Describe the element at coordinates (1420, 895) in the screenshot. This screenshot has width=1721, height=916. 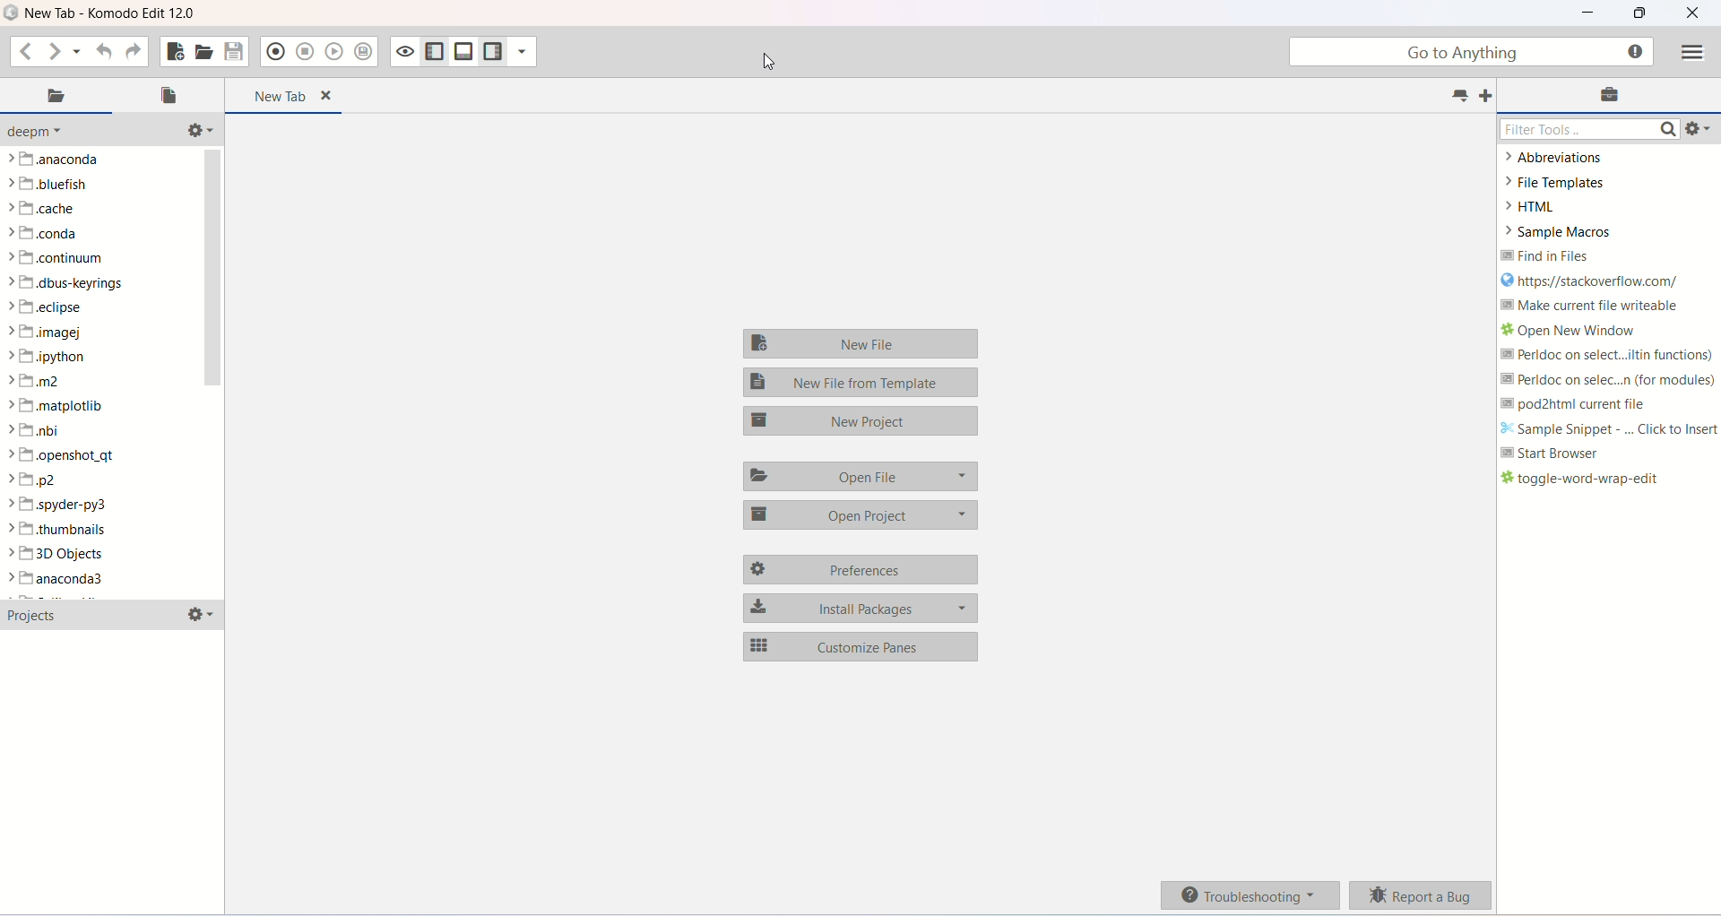
I see `report a bug` at that location.